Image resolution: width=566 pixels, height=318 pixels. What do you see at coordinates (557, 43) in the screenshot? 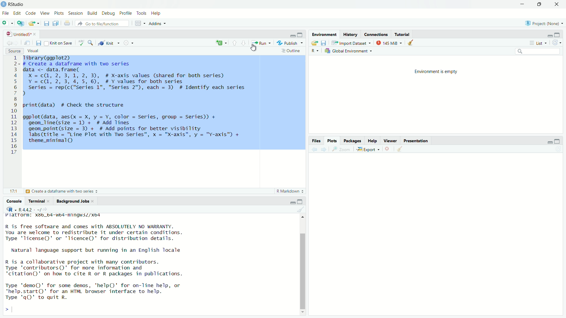
I see `Refresh the list of object in the Environment` at bounding box center [557, 43].